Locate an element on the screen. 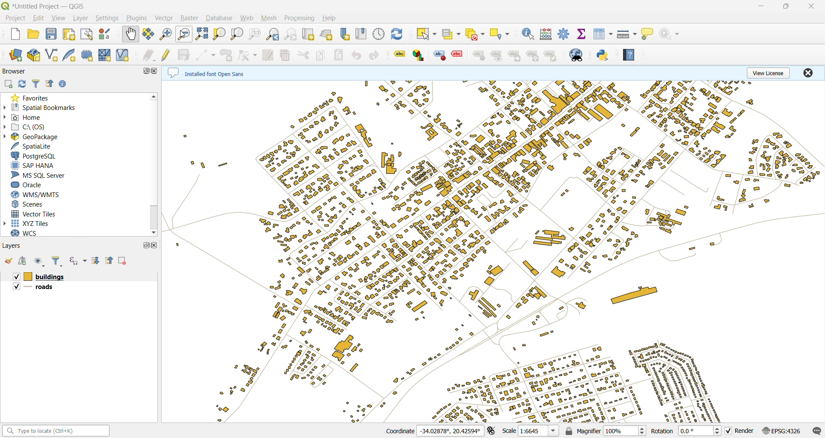  temporary scratch layer is located at coordinates (88, 56).